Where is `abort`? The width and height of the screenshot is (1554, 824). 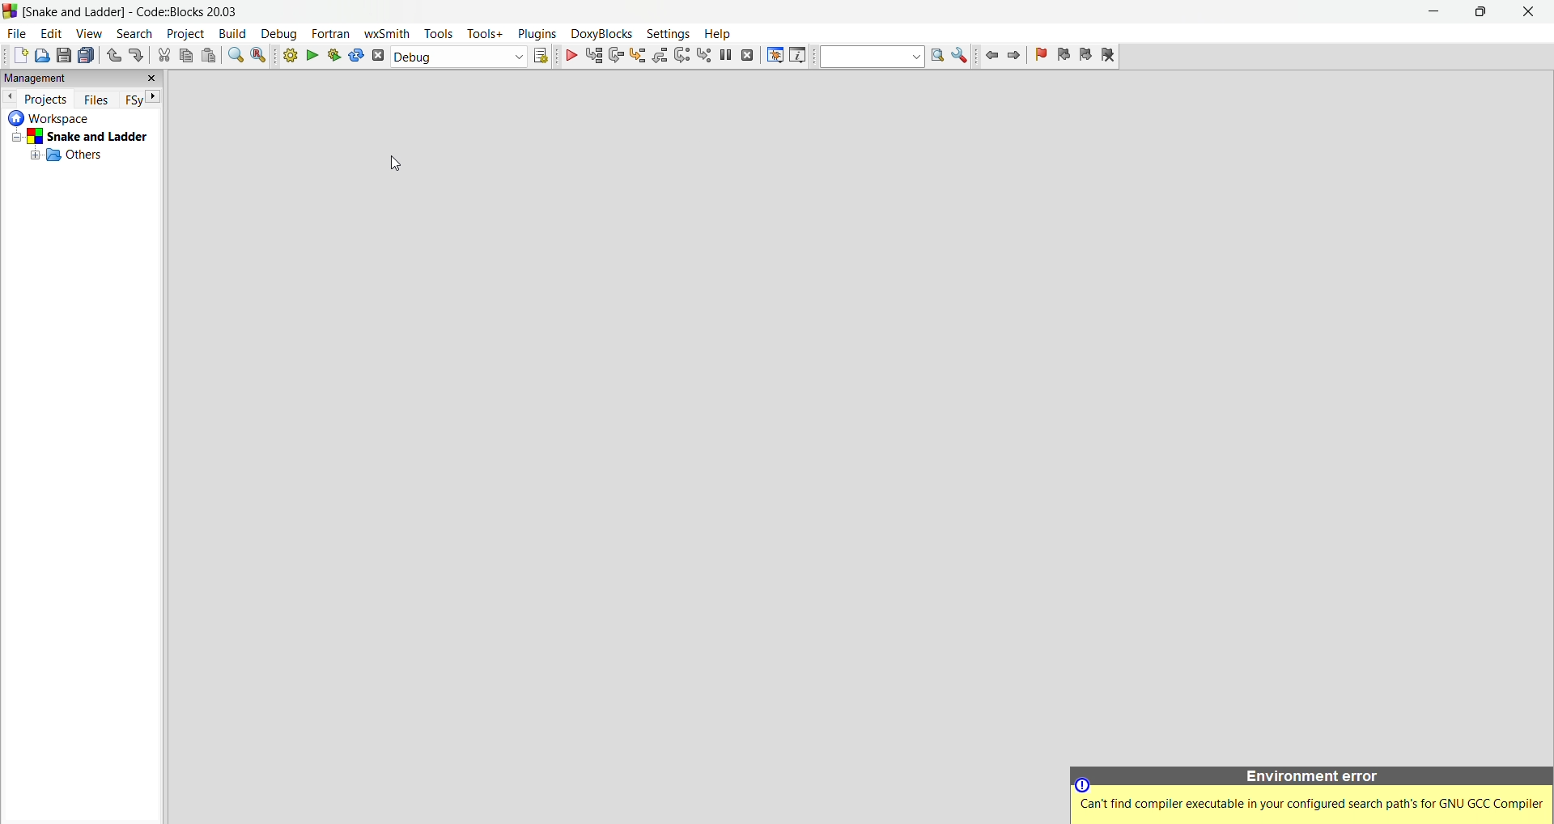 abort is located at coordinates (379, 58).